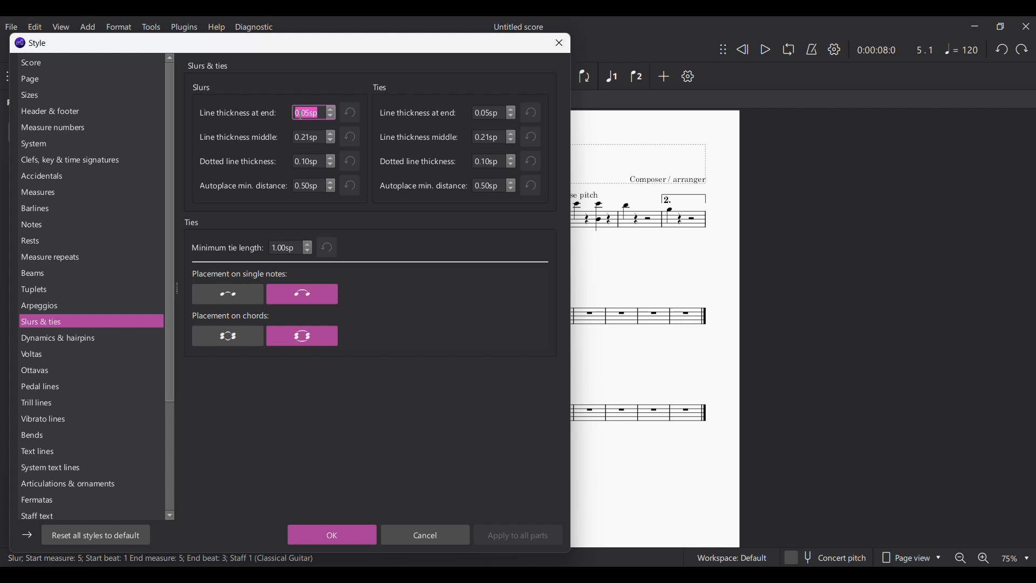 The image size is (1036, 583). I want to click on Input dotted line thinkness, so click(488, 161).